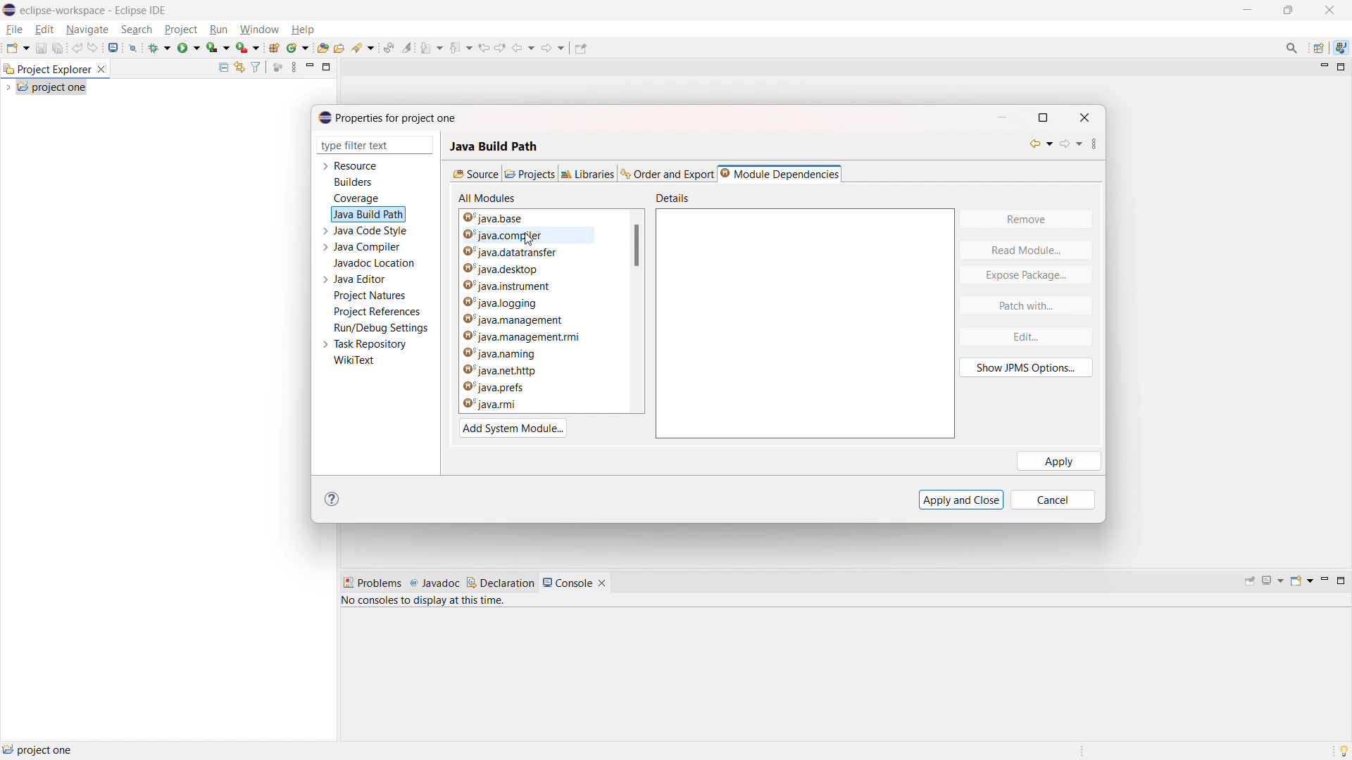 The height and width of the screenshot is (760, 1352). I want to click on remove, so click(1025, 220).